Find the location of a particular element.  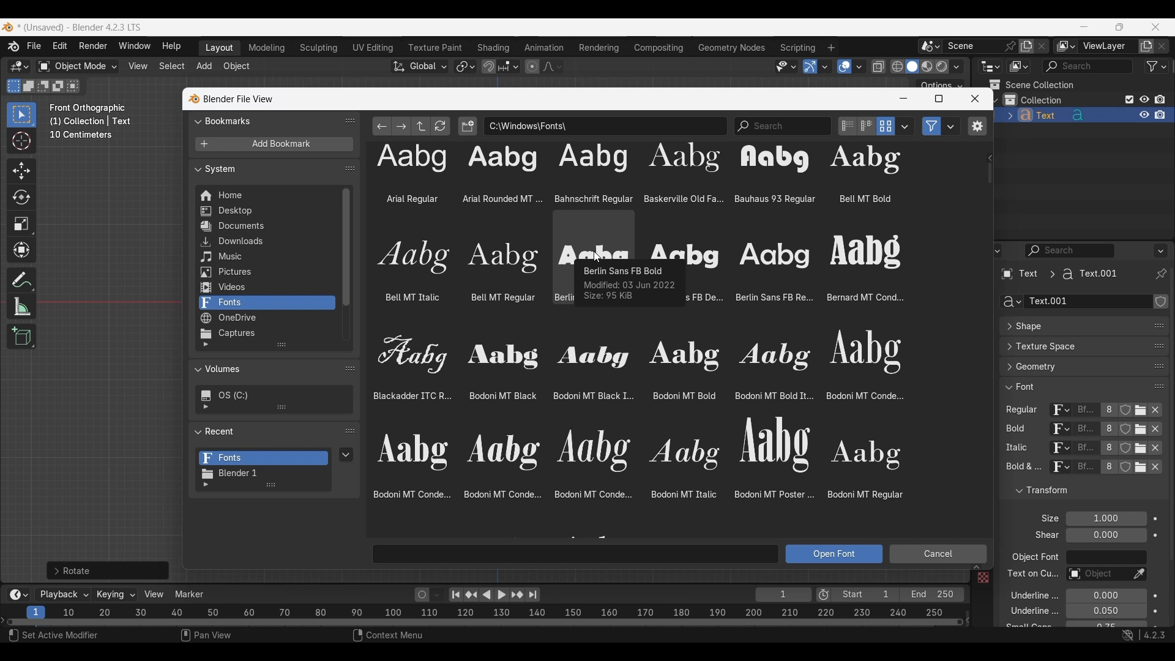

Eyedropper data-block is located at coordinates (1154, 322).